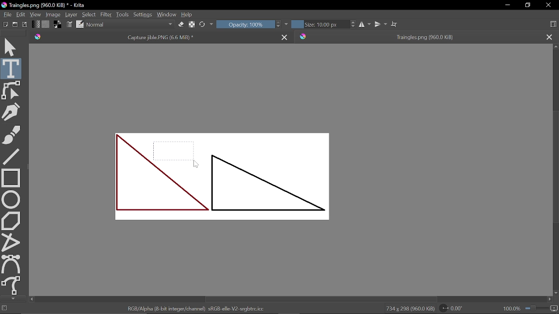 The height and width of the screenshot is (314, 559). Describe the element at coordinates (549, 300) in the screenshot. I see `Move right` at that location.